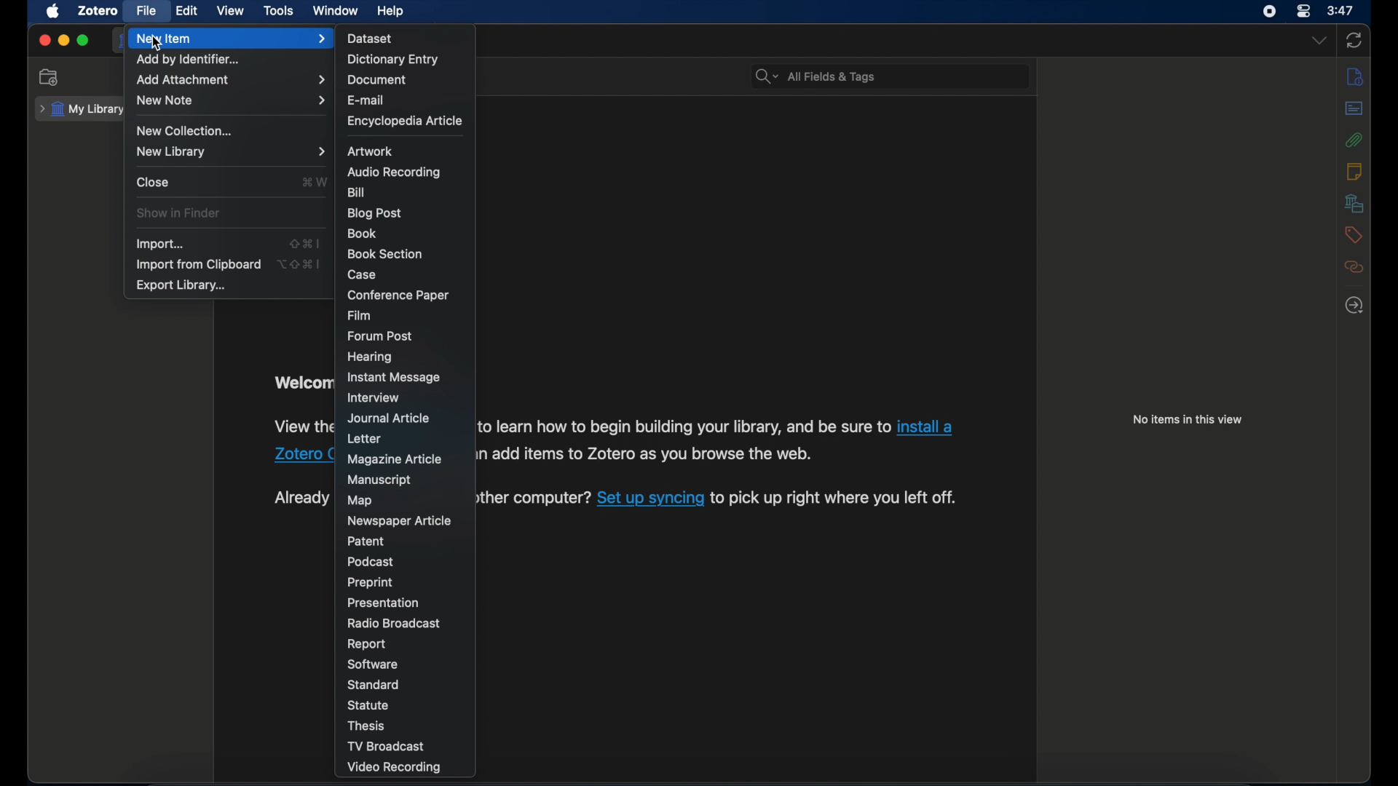 This screenshot has height=786, width=1398. What do you see at coordinates (280, 11) in the screenshot?
I see `tools` at bounding box center [280, 11].